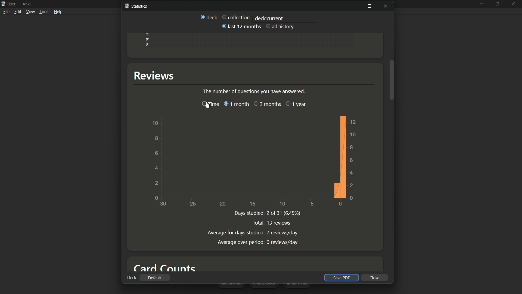 This screenshot has width=522, height=294. Describe the element at coordinates (236, 104) in the screenshot. I see `1 months` at that location.